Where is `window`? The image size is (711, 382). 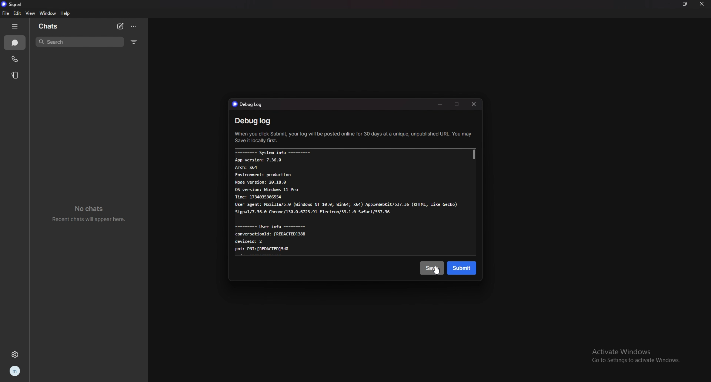
window is located at coordinates (48, 13).